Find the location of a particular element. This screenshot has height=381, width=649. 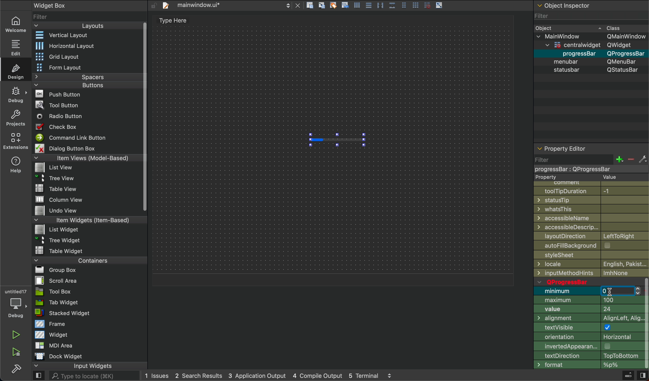

tooltip duration is located at coordinates (588, 190).